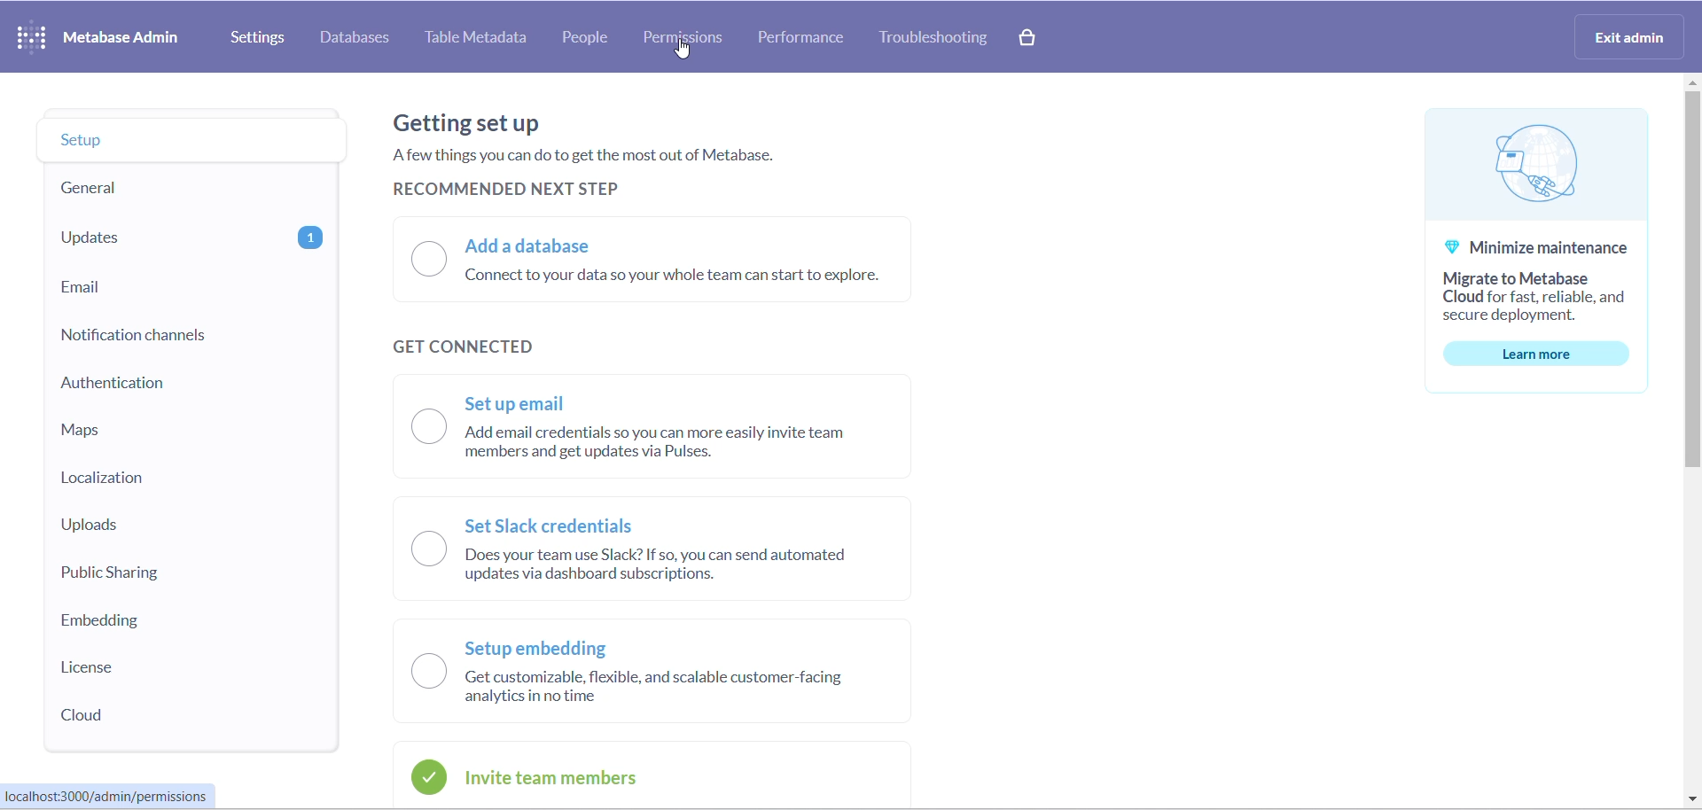 This screenshot has width=1702, height=810. Describe the element at coordinates (168, 479) in the screenshot. I see `localization` at that location.